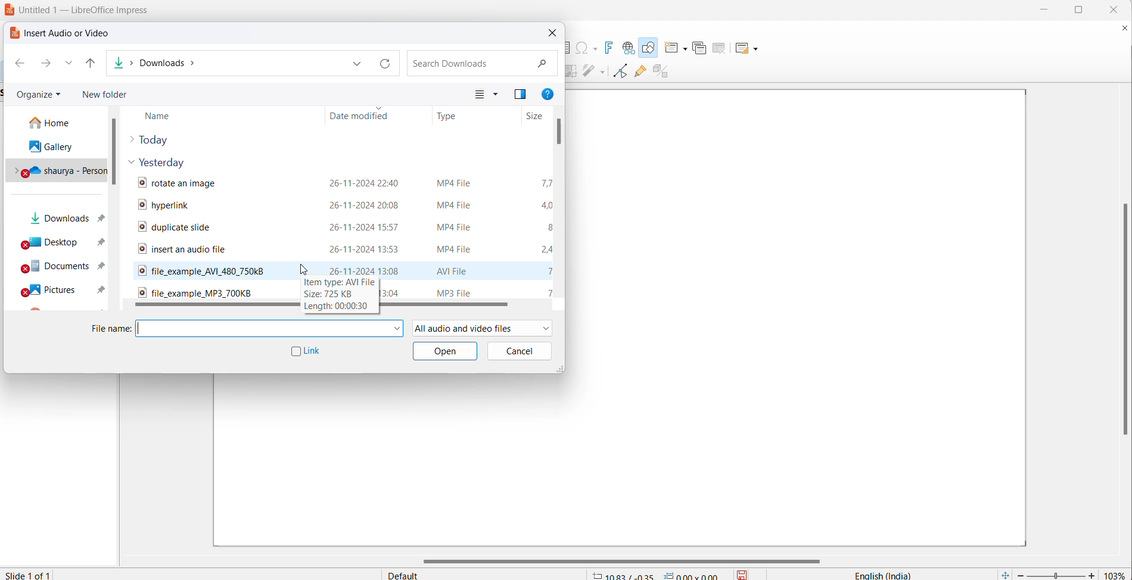 The width and height of the screenshot is (1132, 580). I want to click on change view, so click(478, 96).